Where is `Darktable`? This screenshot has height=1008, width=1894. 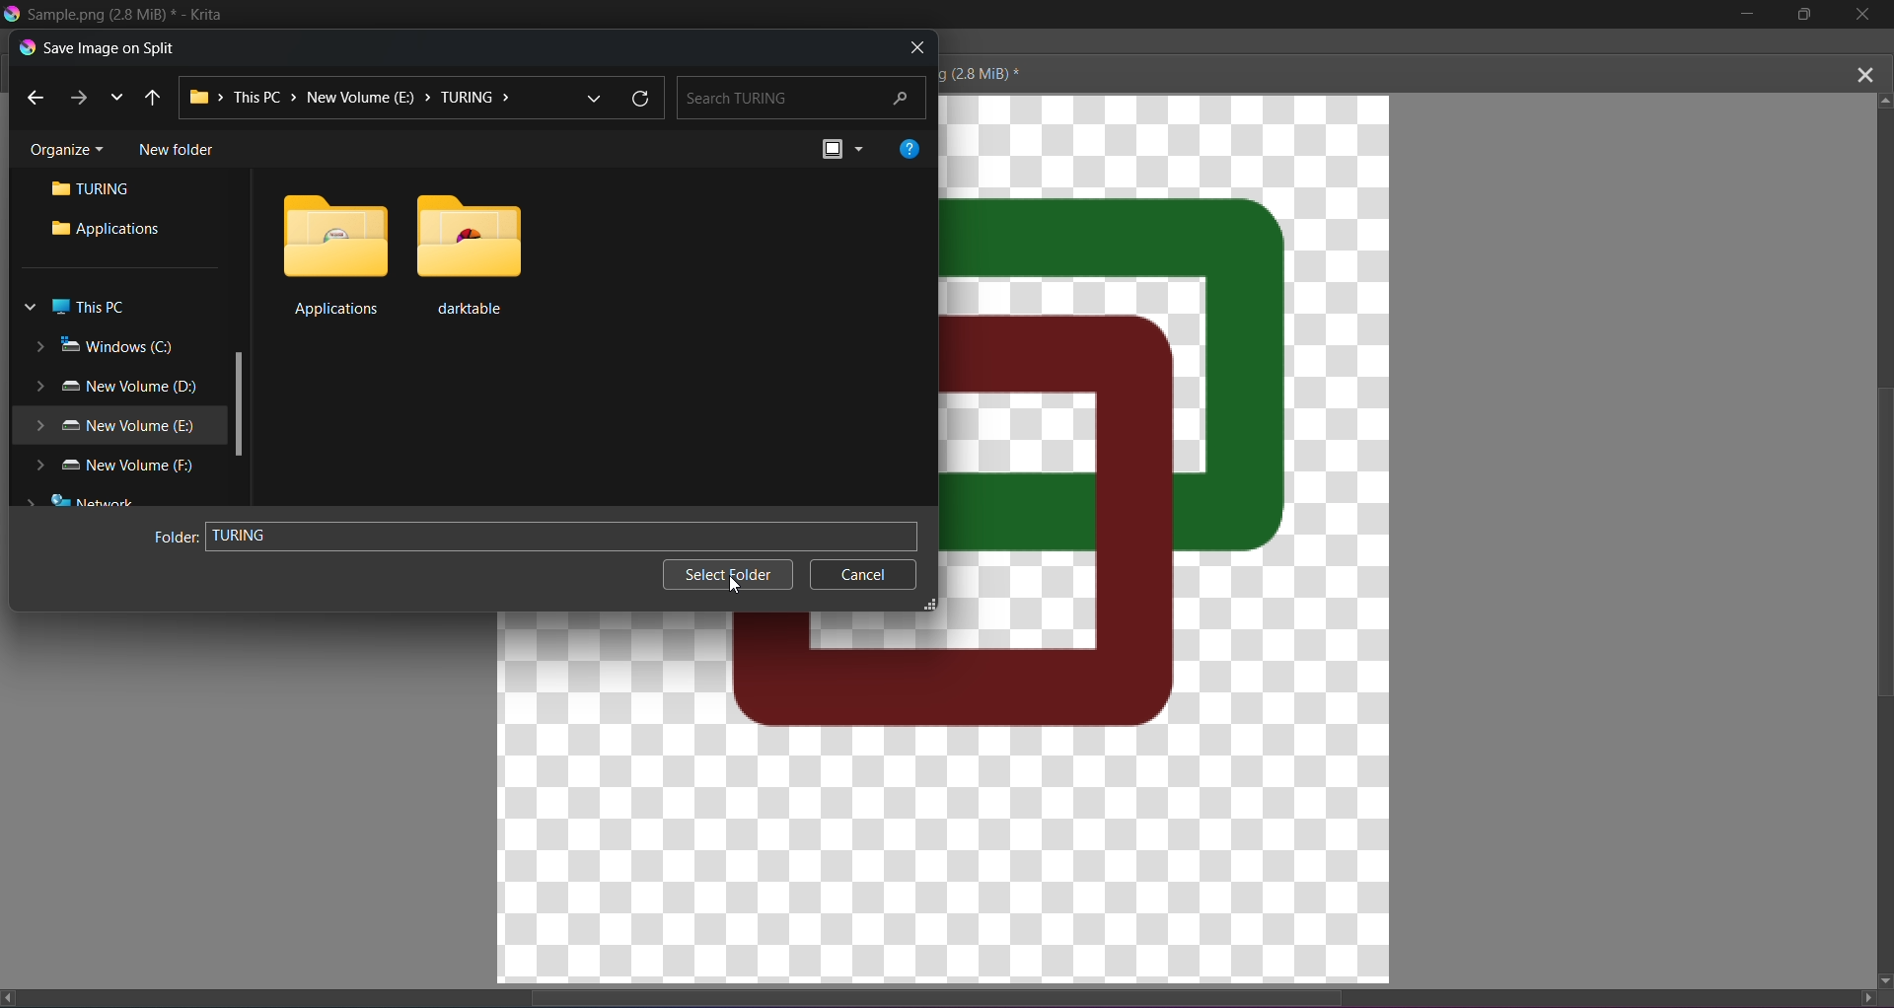 Darktable is located at coordinates (468, 252).